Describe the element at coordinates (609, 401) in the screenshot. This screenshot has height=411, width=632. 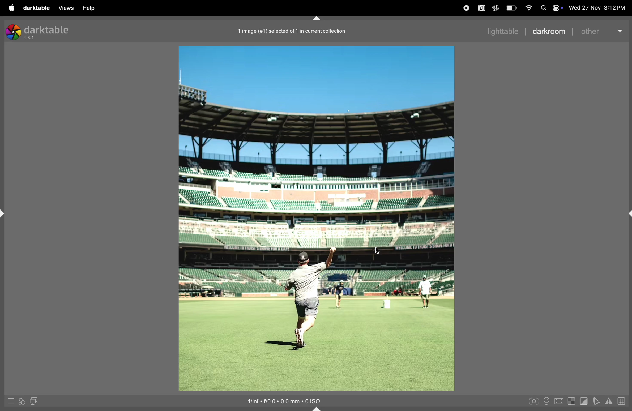
I see `attention` at that location.